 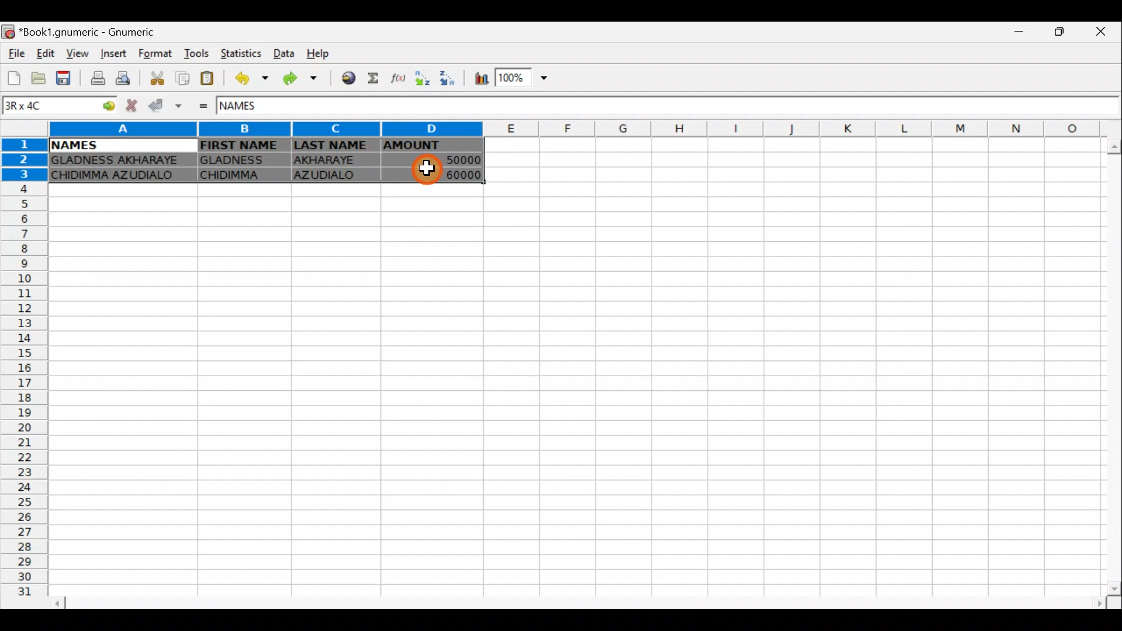 I want to click on Accept change, so click(x=164, y=106).